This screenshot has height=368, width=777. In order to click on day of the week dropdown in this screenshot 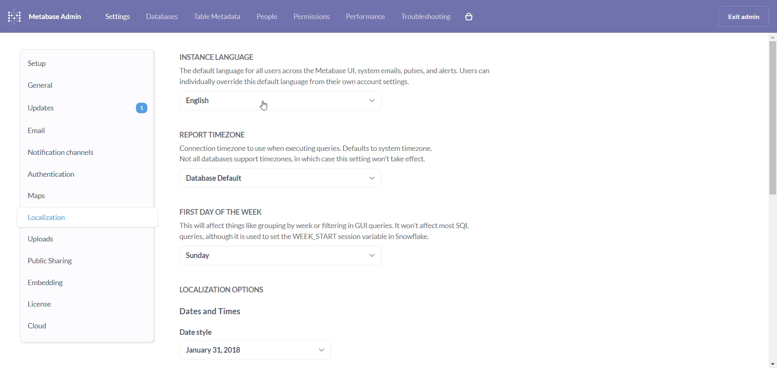, I will do `click(282, 255)`.